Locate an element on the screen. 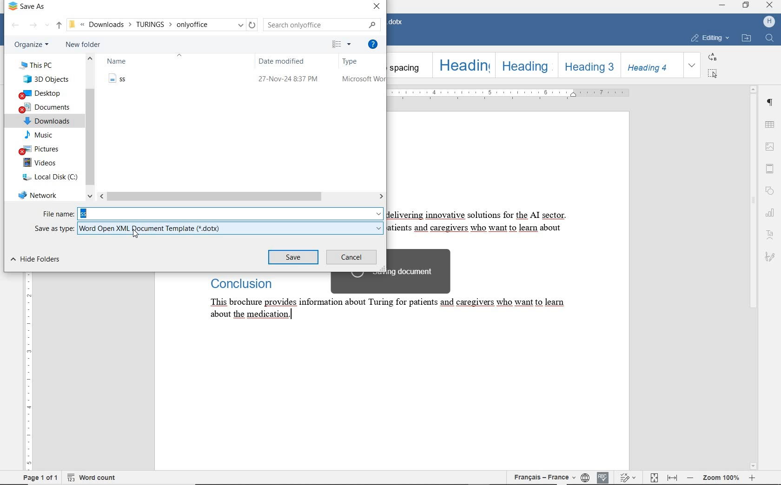 The image size is (781, 485). PICTURES is located at coordinates (42, 149).